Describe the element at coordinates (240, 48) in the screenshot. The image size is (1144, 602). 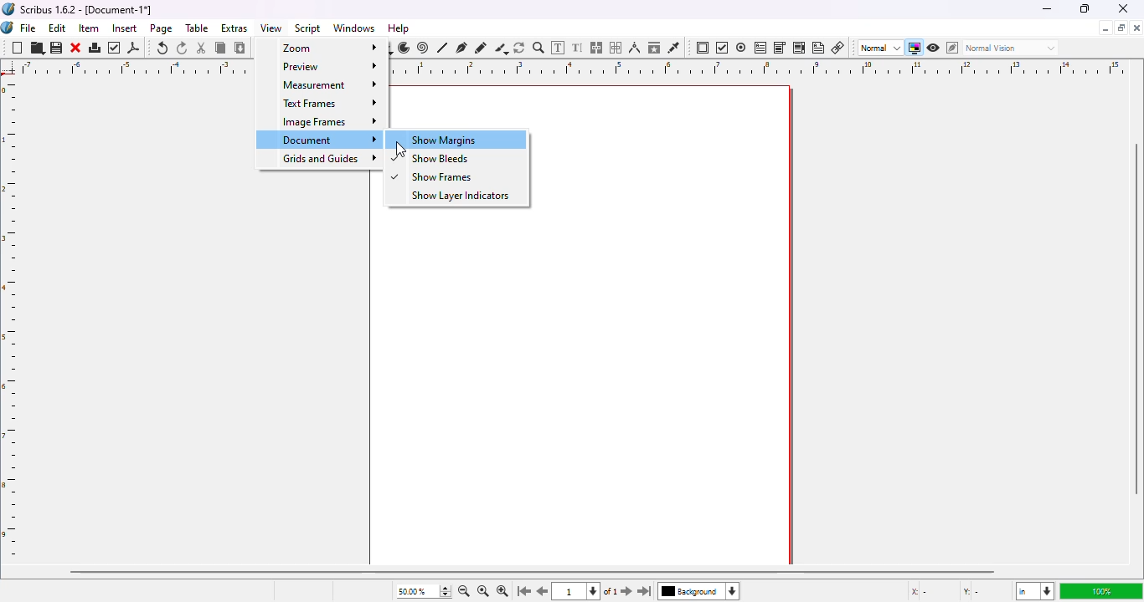
I see `paste` at that location.